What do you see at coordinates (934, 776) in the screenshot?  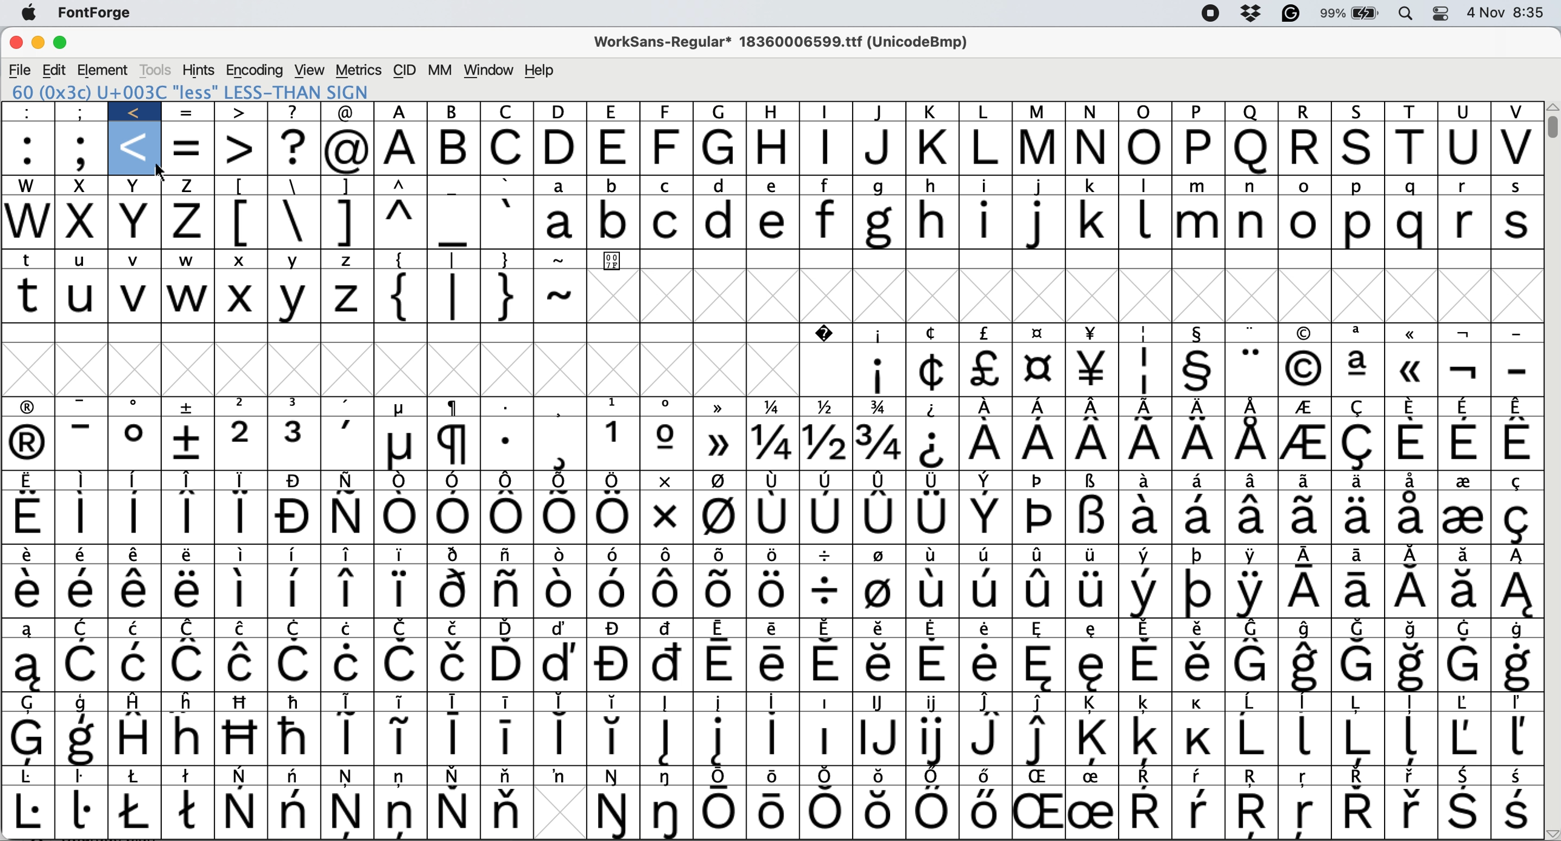 I see `Symbol` at bounding box center [934, 776].